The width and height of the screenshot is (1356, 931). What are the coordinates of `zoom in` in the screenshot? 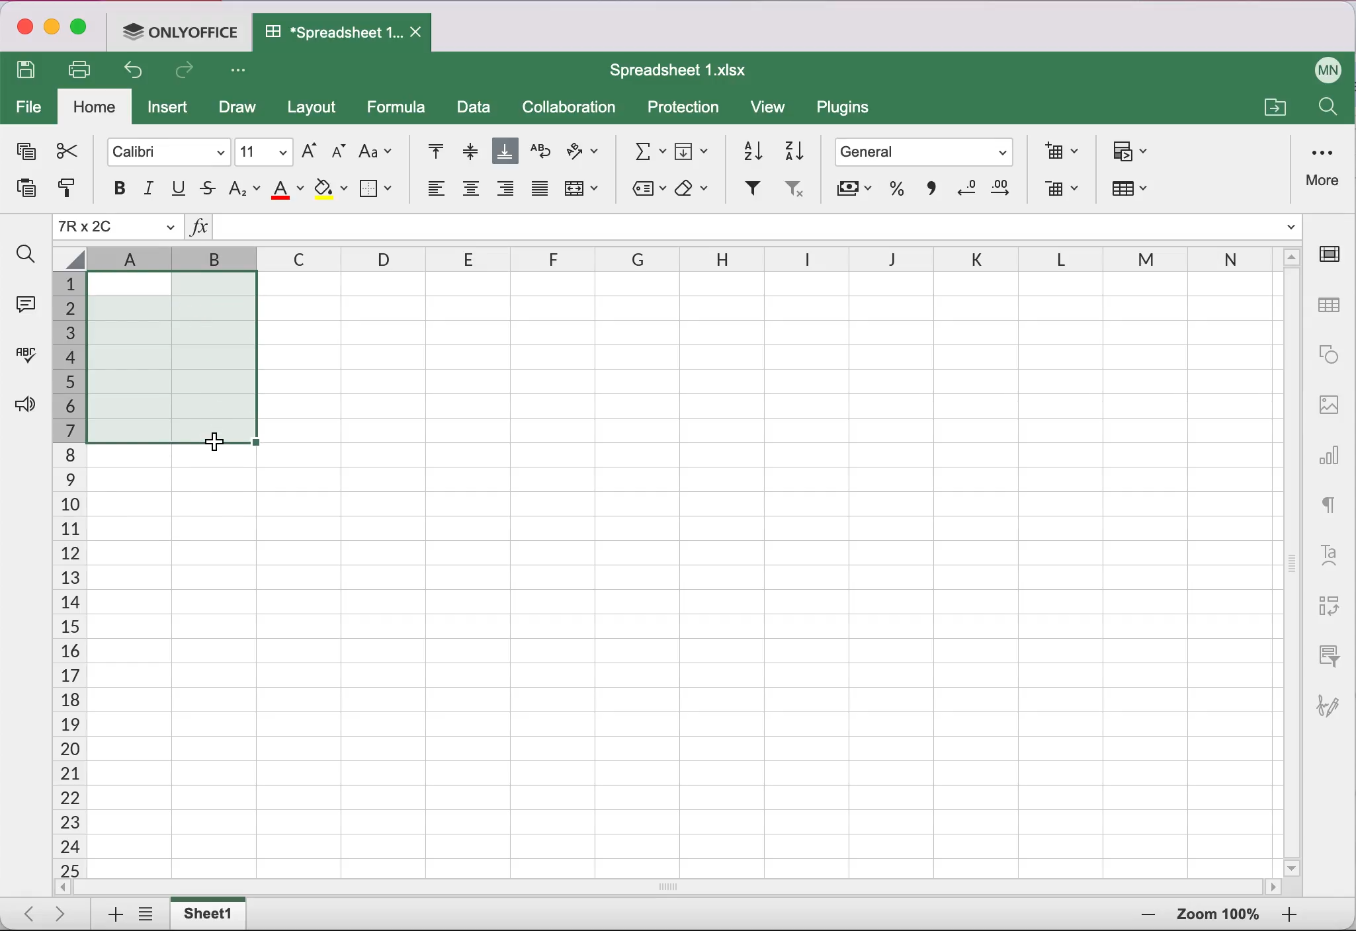 It's located at (1144, 916).